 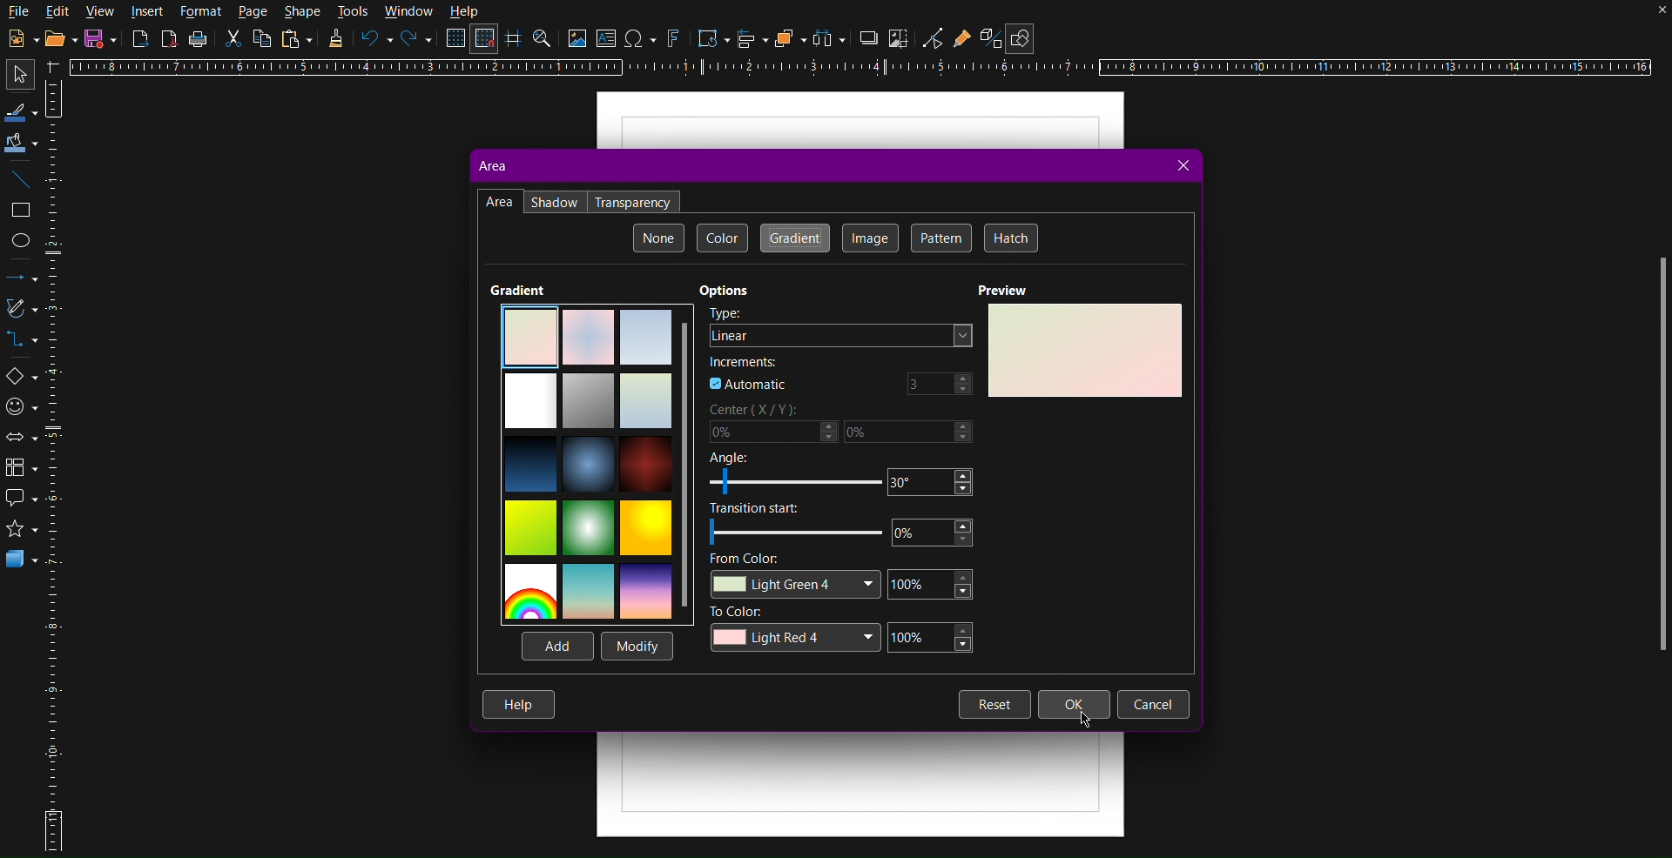 What do you see at coordinates (644, 38) in the screenshot?
I see `Insert Special Character` at bounding box center [644, 38].